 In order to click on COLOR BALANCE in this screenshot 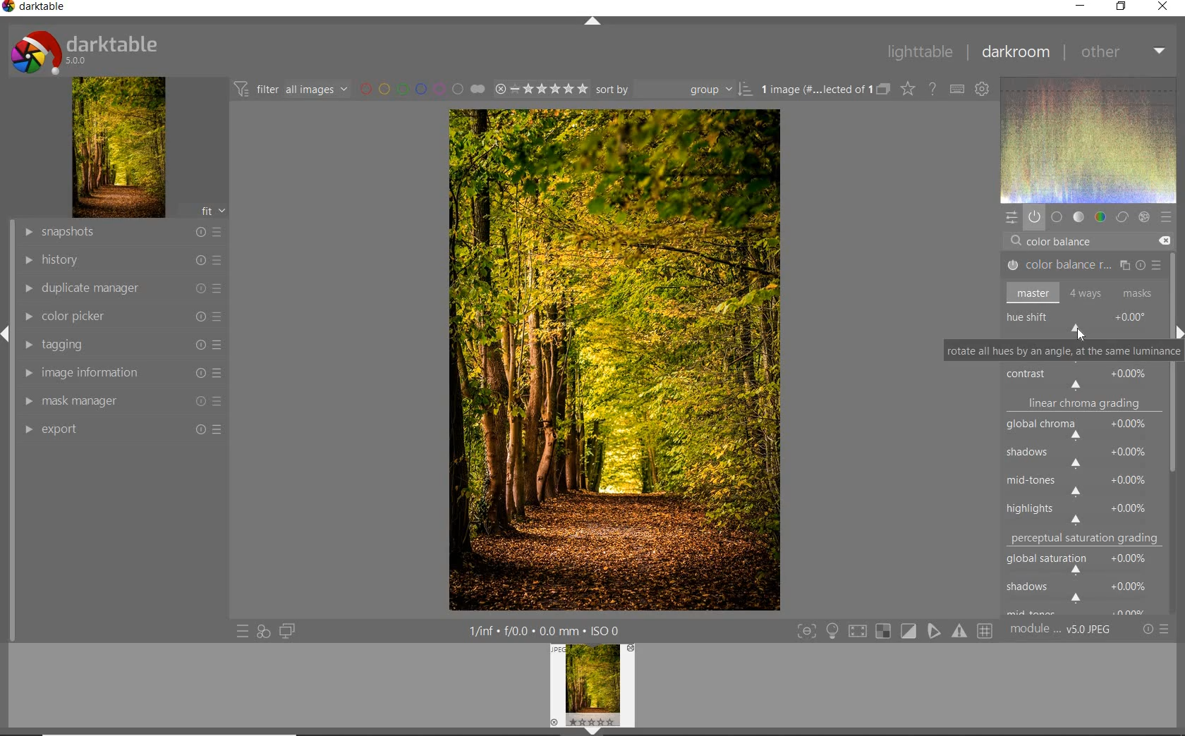, I will do `click(1063, 242)`.